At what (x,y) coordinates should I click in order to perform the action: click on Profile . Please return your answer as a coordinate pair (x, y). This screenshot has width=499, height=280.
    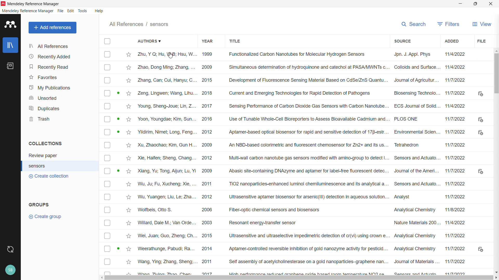
    Looking at the image, I should click on (10, 270).